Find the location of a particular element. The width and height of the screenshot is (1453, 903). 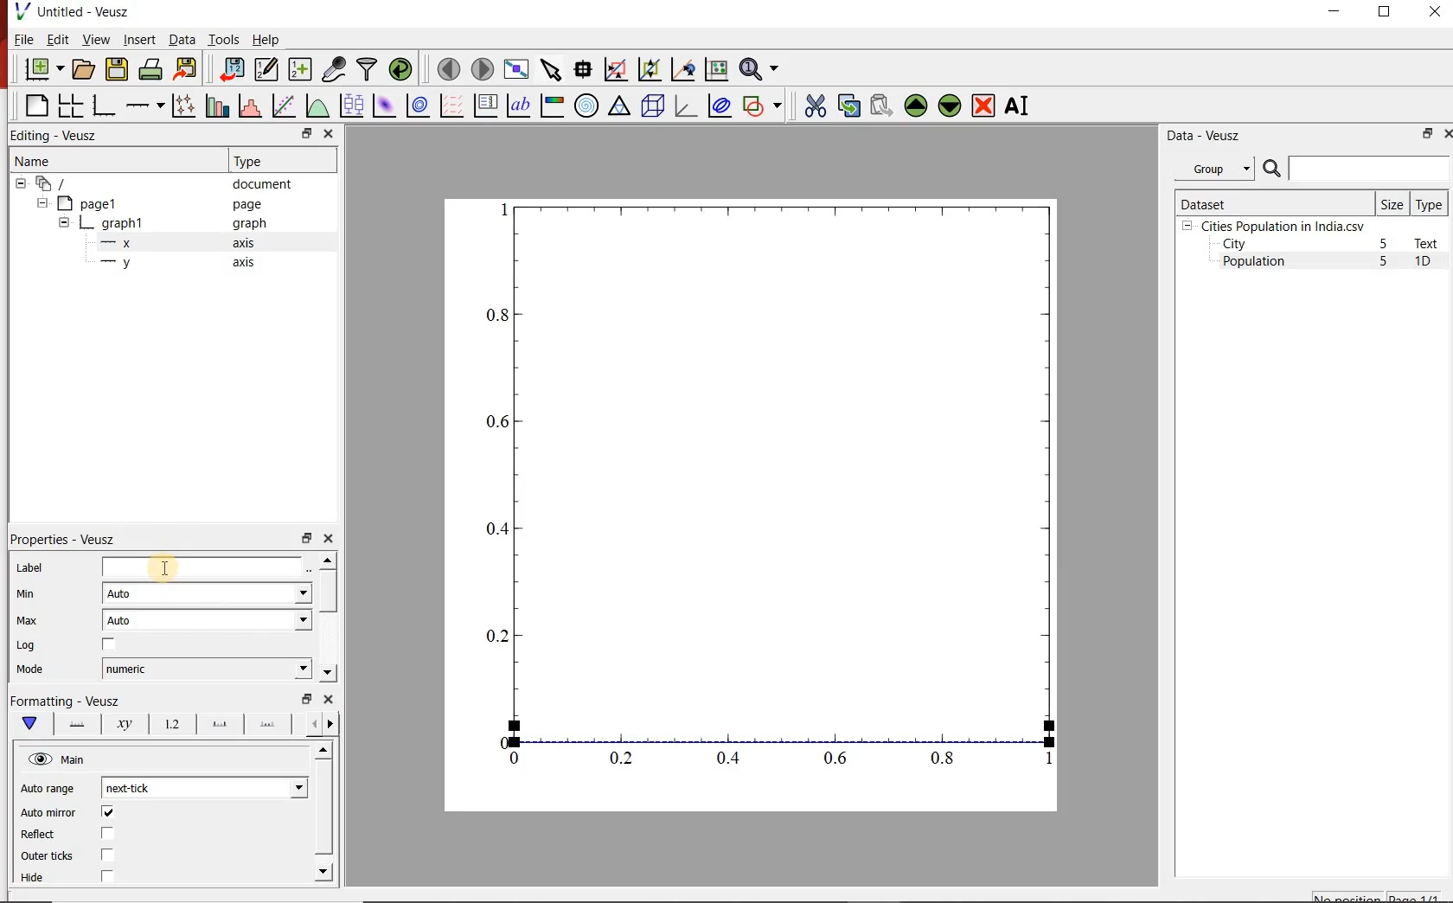

open a document is located at coordinates (82, 69).